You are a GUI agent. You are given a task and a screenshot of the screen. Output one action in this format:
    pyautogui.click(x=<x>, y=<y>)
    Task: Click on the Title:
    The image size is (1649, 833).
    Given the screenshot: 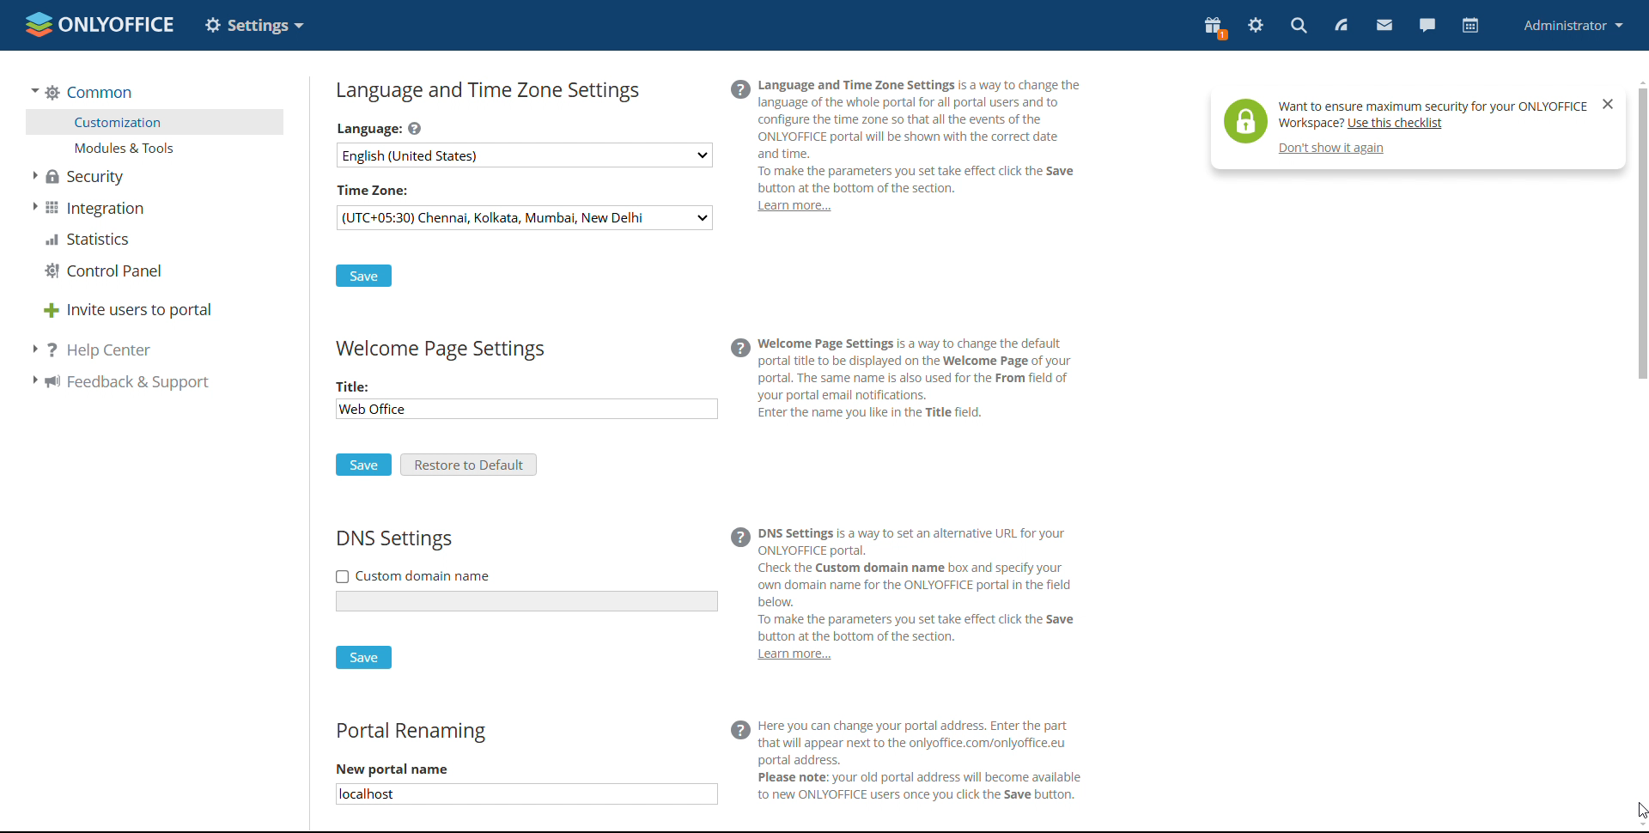 What is the action you would take?
    pyautogui.click(x=354, y=386)
    